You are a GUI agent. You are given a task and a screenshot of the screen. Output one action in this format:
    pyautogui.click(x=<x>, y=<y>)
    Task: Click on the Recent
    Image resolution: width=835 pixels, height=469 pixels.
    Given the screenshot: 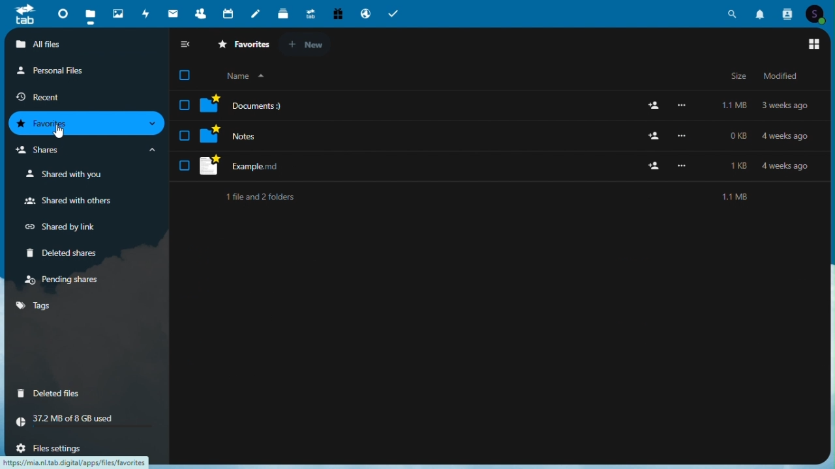 What is the action you would take?
    pyautogui.click(x=39, y=96)
    